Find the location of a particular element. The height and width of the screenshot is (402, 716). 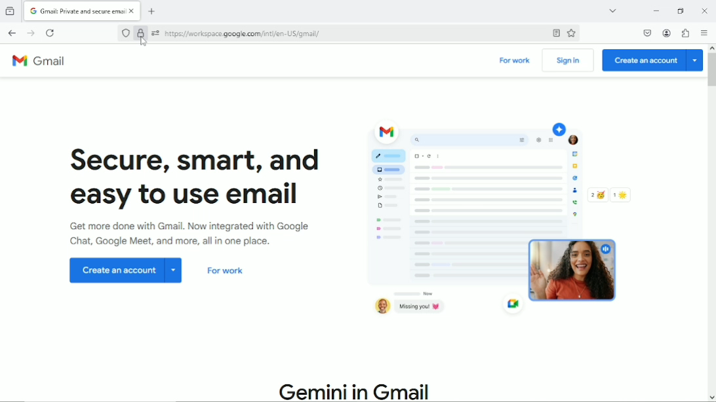

Go back is located at coordinates (12, 33).